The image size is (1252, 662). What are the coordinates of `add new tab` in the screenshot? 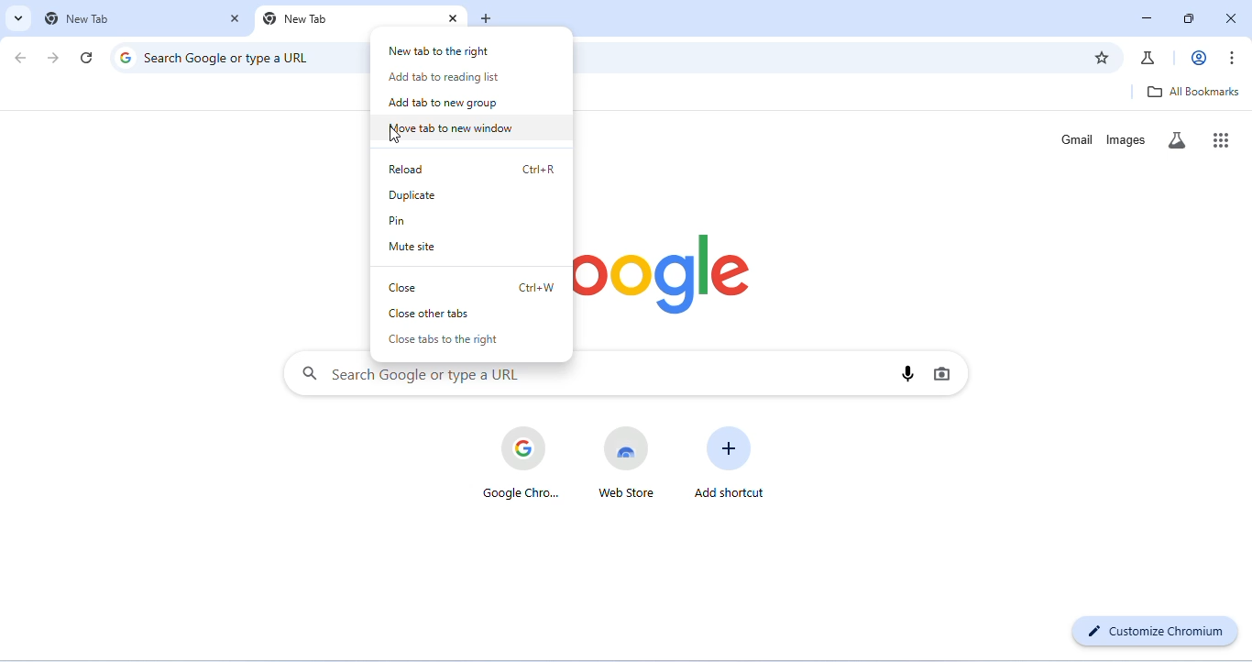 It's located at (489, 19).